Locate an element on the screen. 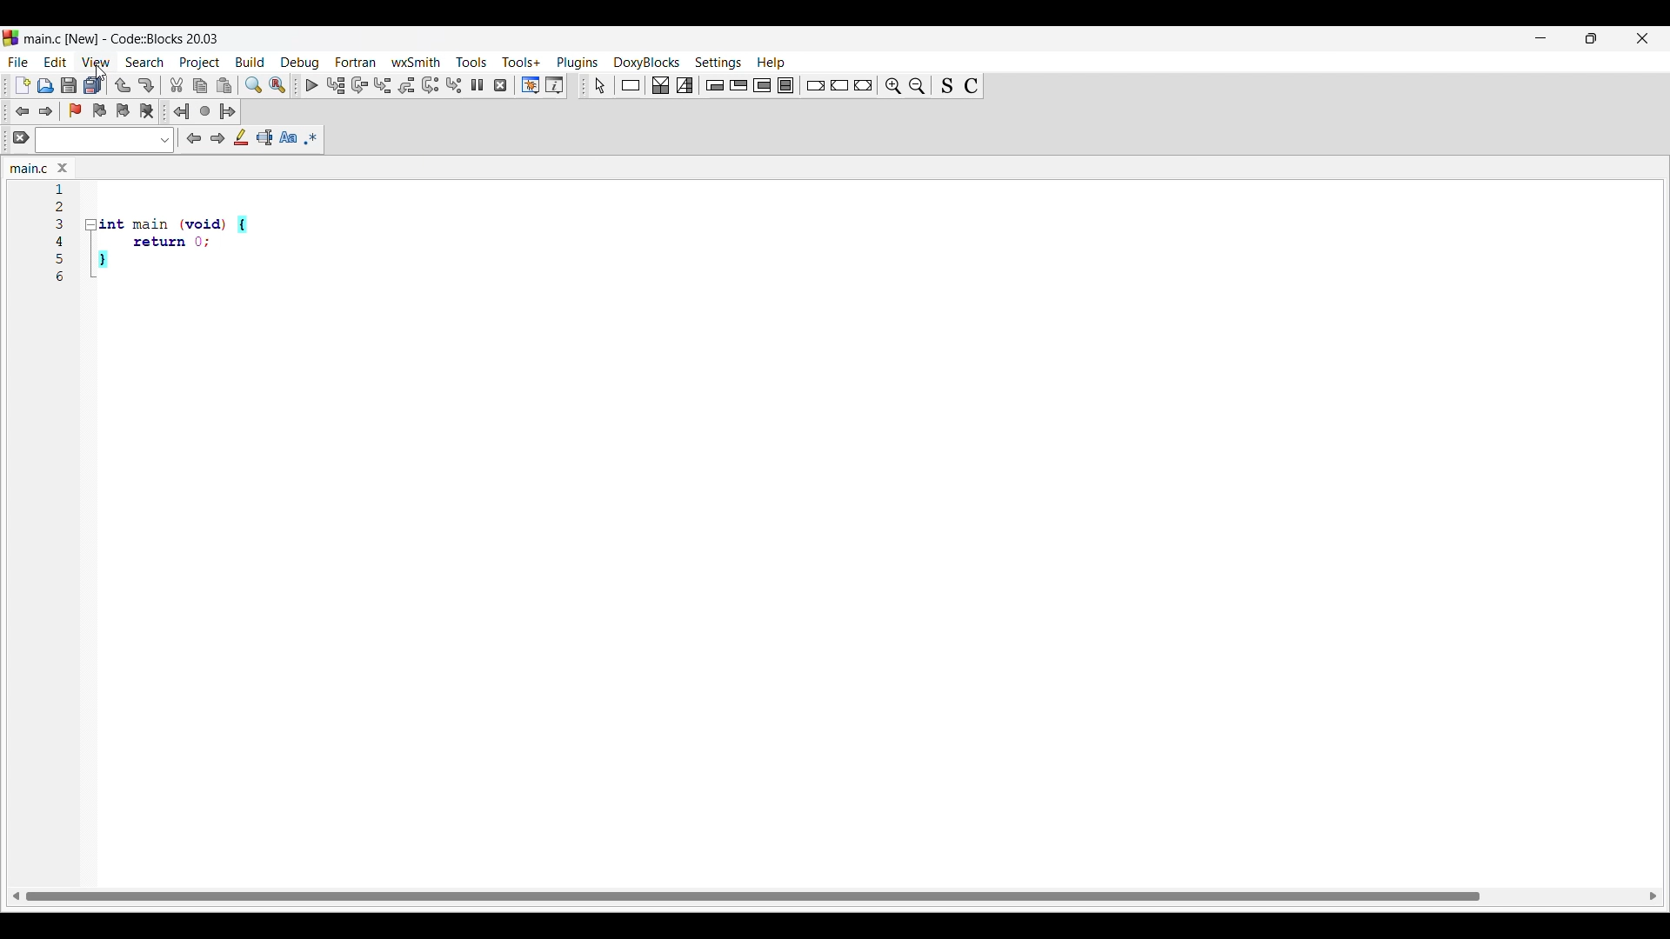 This screenshot has height=939, width=1670. Selected text is located at coordinates (265, 137).